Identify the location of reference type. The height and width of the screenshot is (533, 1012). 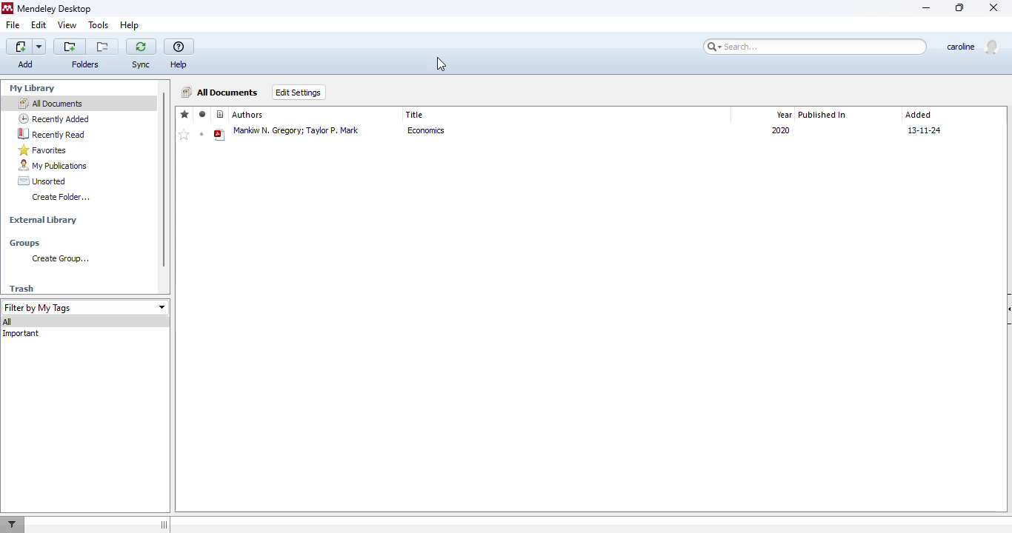
(221, 115).